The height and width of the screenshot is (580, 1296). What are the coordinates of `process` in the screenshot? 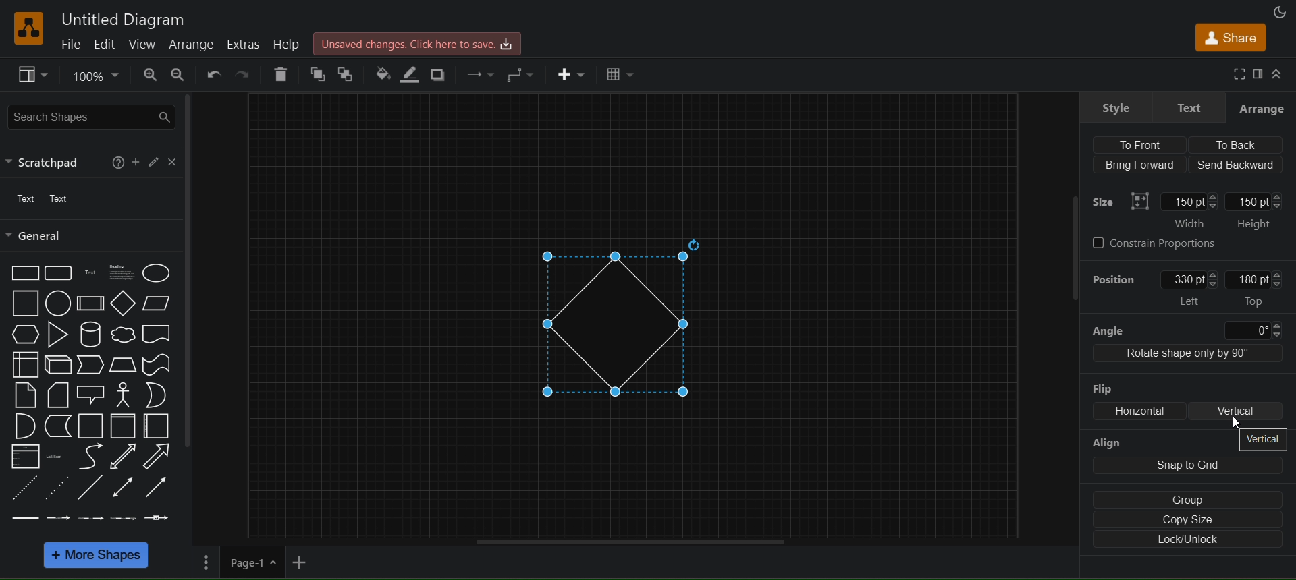 It's located at (89, 303).